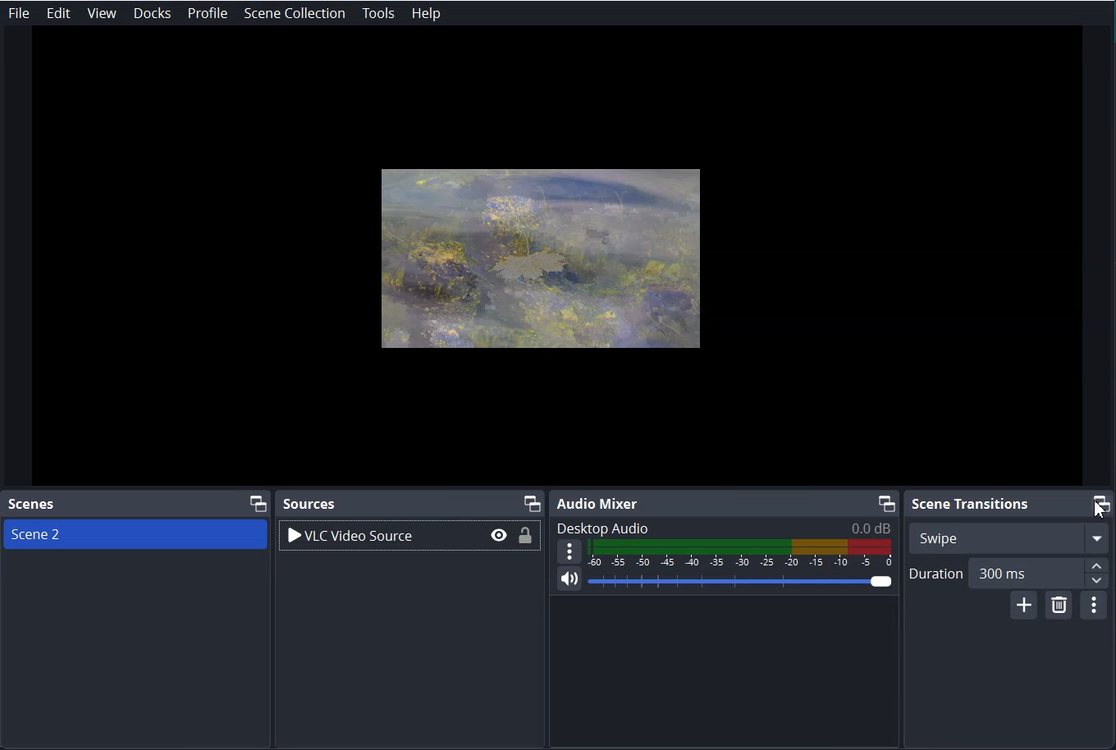 Image resolution: width=1116 pixels, height=750 pixels. Describe the element at coordinates (887, 502) in the screenshot. I see `Maximize` at that location.